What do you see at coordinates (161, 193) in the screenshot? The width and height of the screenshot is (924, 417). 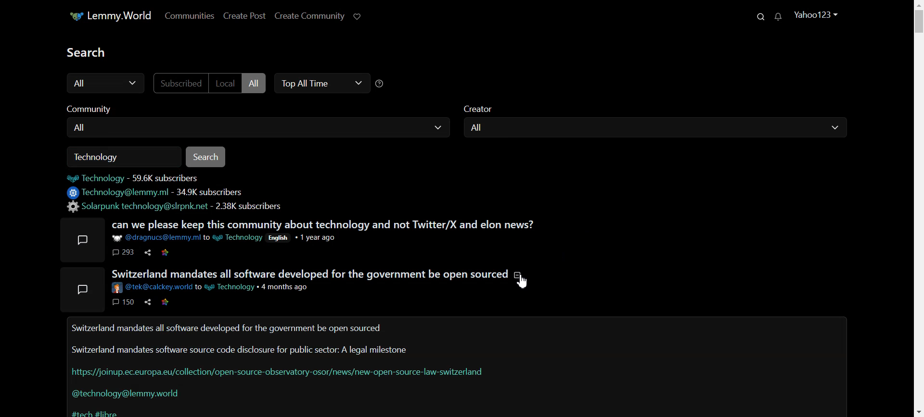 I see ` Technology@lemmy.ml - 34.9K subscribers` at bounding box center [161, 193].